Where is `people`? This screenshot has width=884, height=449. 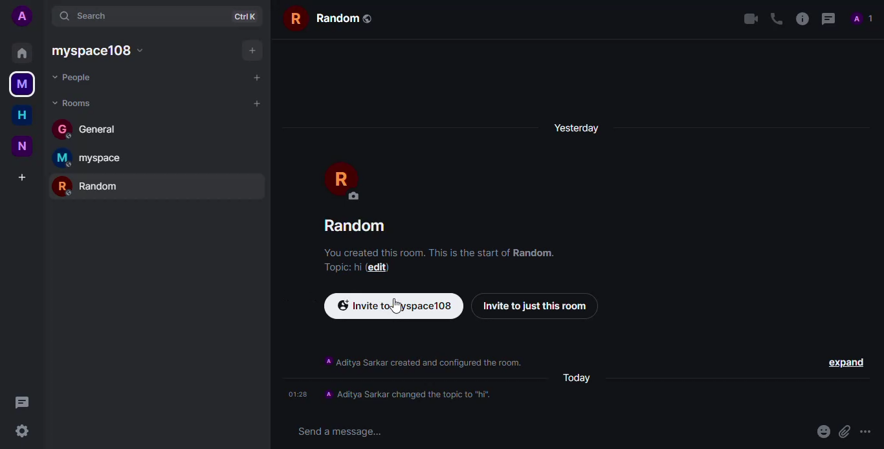
people is located at coordinates (82, 76).